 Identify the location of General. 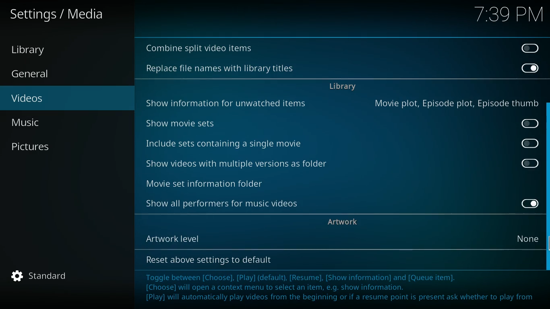
(39, 74).